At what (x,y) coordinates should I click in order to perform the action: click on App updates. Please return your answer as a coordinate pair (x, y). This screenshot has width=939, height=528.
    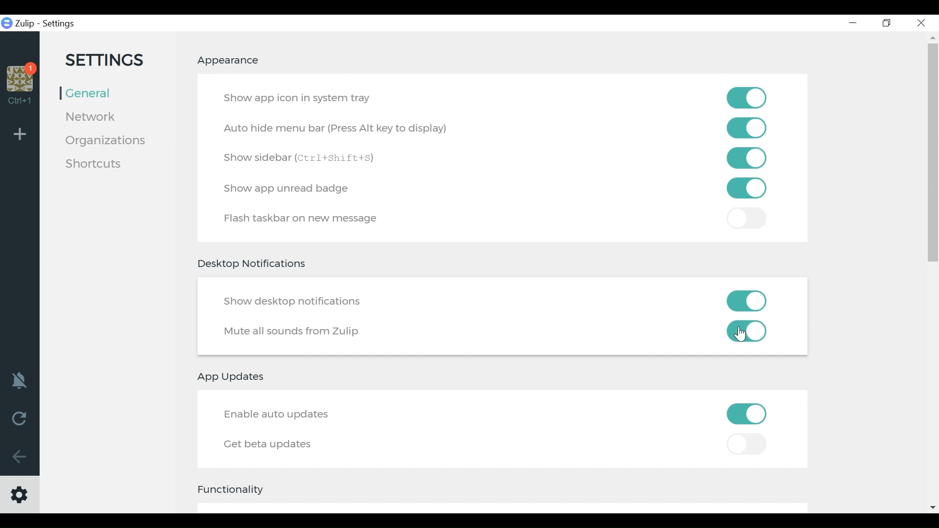
    Looking at the image, I should click on (233, 376).